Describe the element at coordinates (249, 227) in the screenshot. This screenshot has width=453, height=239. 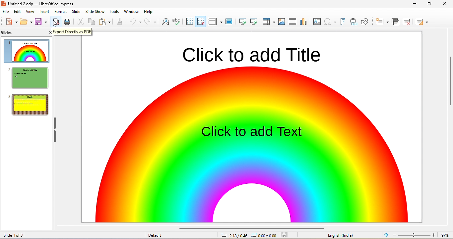
I see `horizontal scroll bar` at that location.